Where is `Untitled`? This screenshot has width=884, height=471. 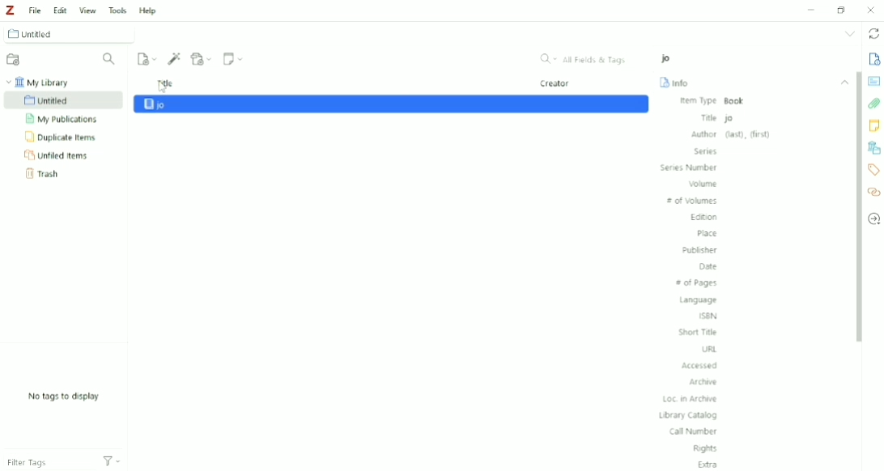
Untitled is located at coordinates (64, 101).